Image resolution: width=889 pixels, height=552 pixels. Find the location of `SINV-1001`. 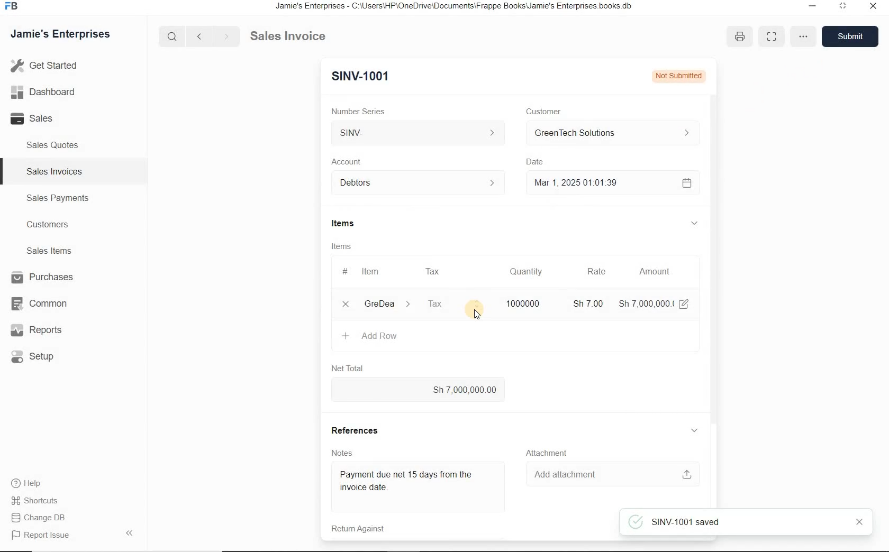

SINV-1001 is located at coordinates (358, 76).